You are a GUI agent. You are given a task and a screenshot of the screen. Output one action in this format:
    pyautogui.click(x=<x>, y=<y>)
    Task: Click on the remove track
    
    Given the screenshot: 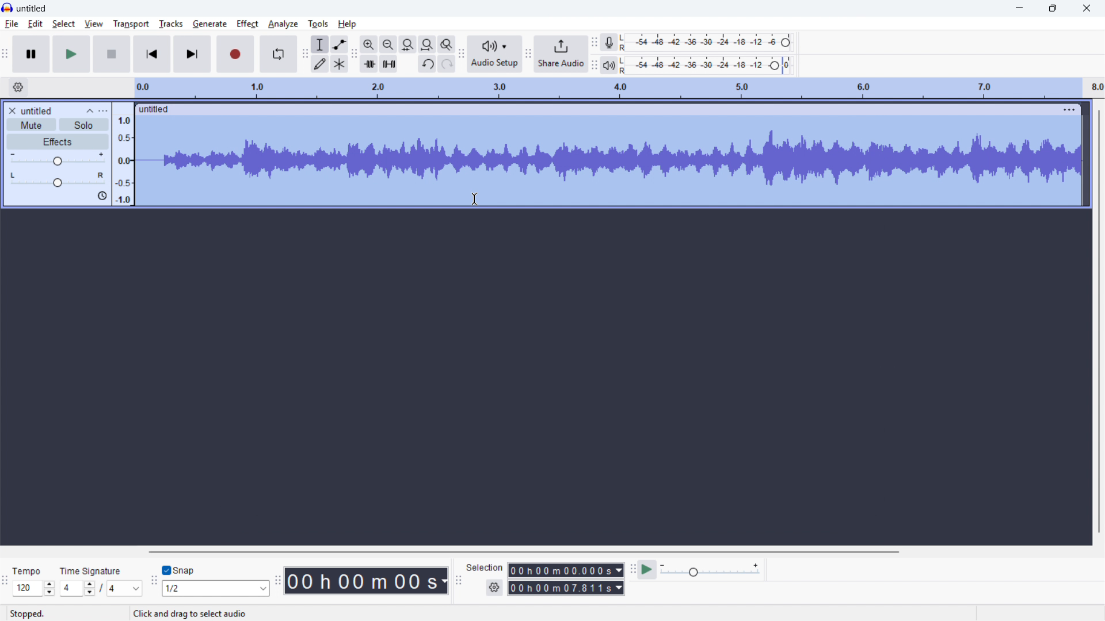 What is the action you would take?
    pyautogui.click(x=12, y=110)
    